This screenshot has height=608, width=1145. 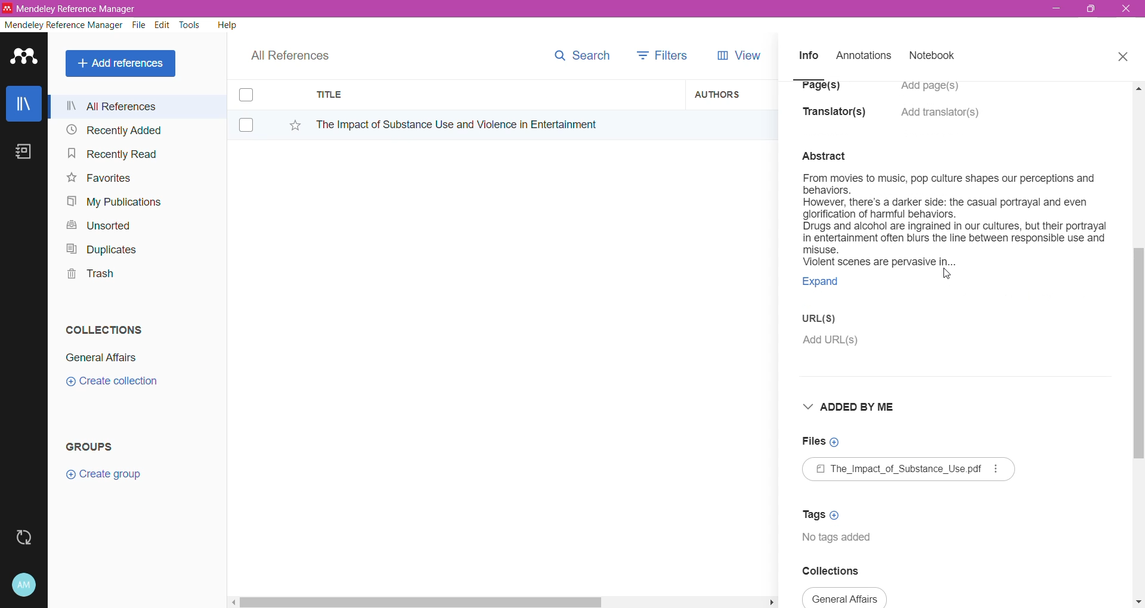 What do you see at coordinates (936, 92) in the screenshot?
I see `Click to Add Pages` at bounding box center [936, 92].